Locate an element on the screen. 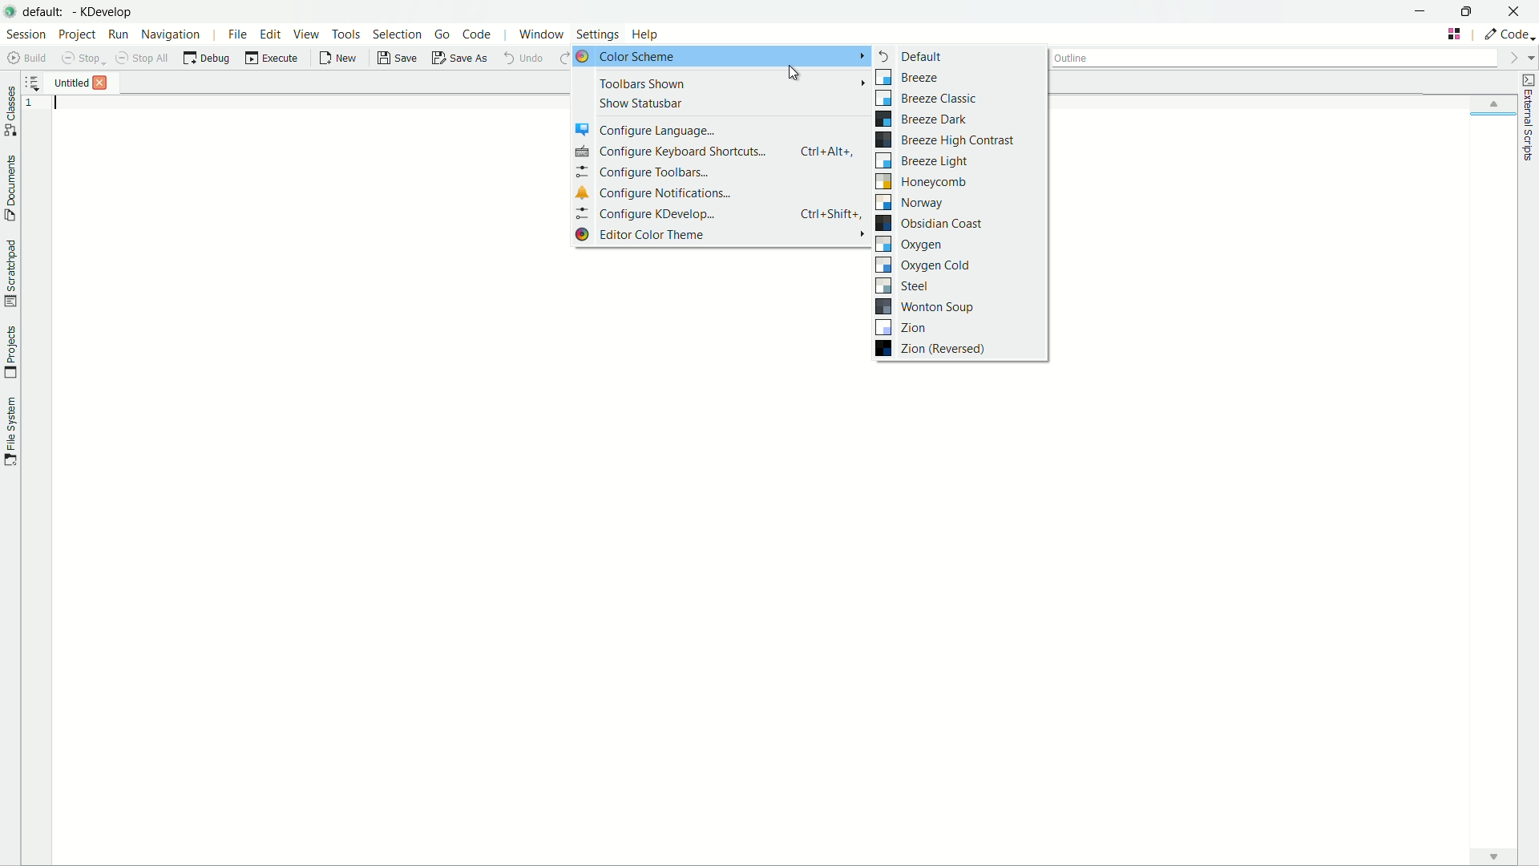  zion is located at coordinates (902, 326).